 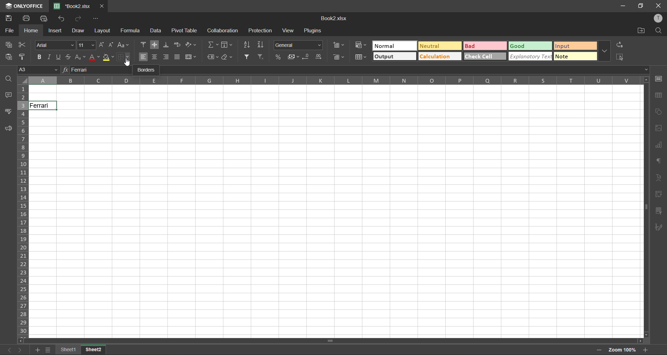 What do you see at coordinates (227, 57) in the screenshot?
I see `clear` at bounding box center [227, 57].